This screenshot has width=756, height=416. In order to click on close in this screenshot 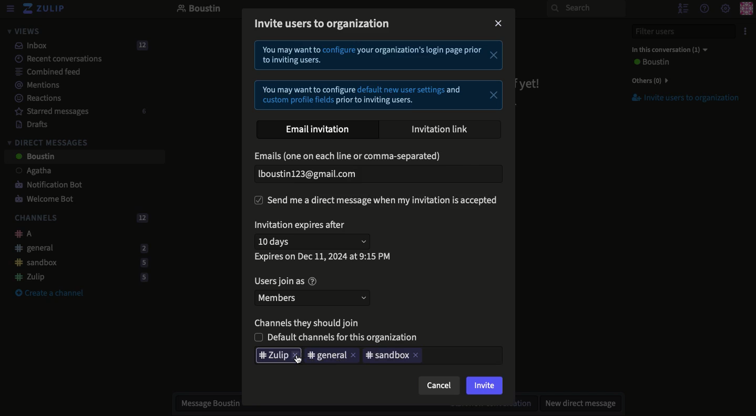, I will do `click(298, 356)`.